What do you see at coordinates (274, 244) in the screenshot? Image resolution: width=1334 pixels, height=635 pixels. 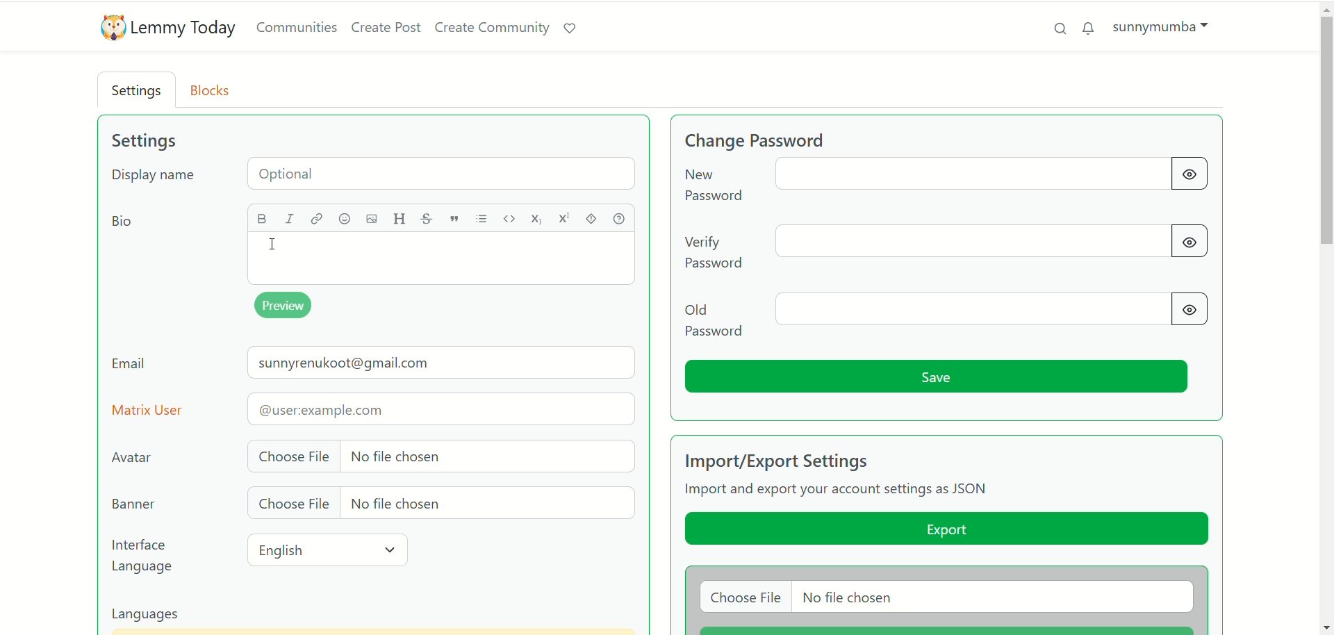 I see `cursor` at bounding box center [274, 244].